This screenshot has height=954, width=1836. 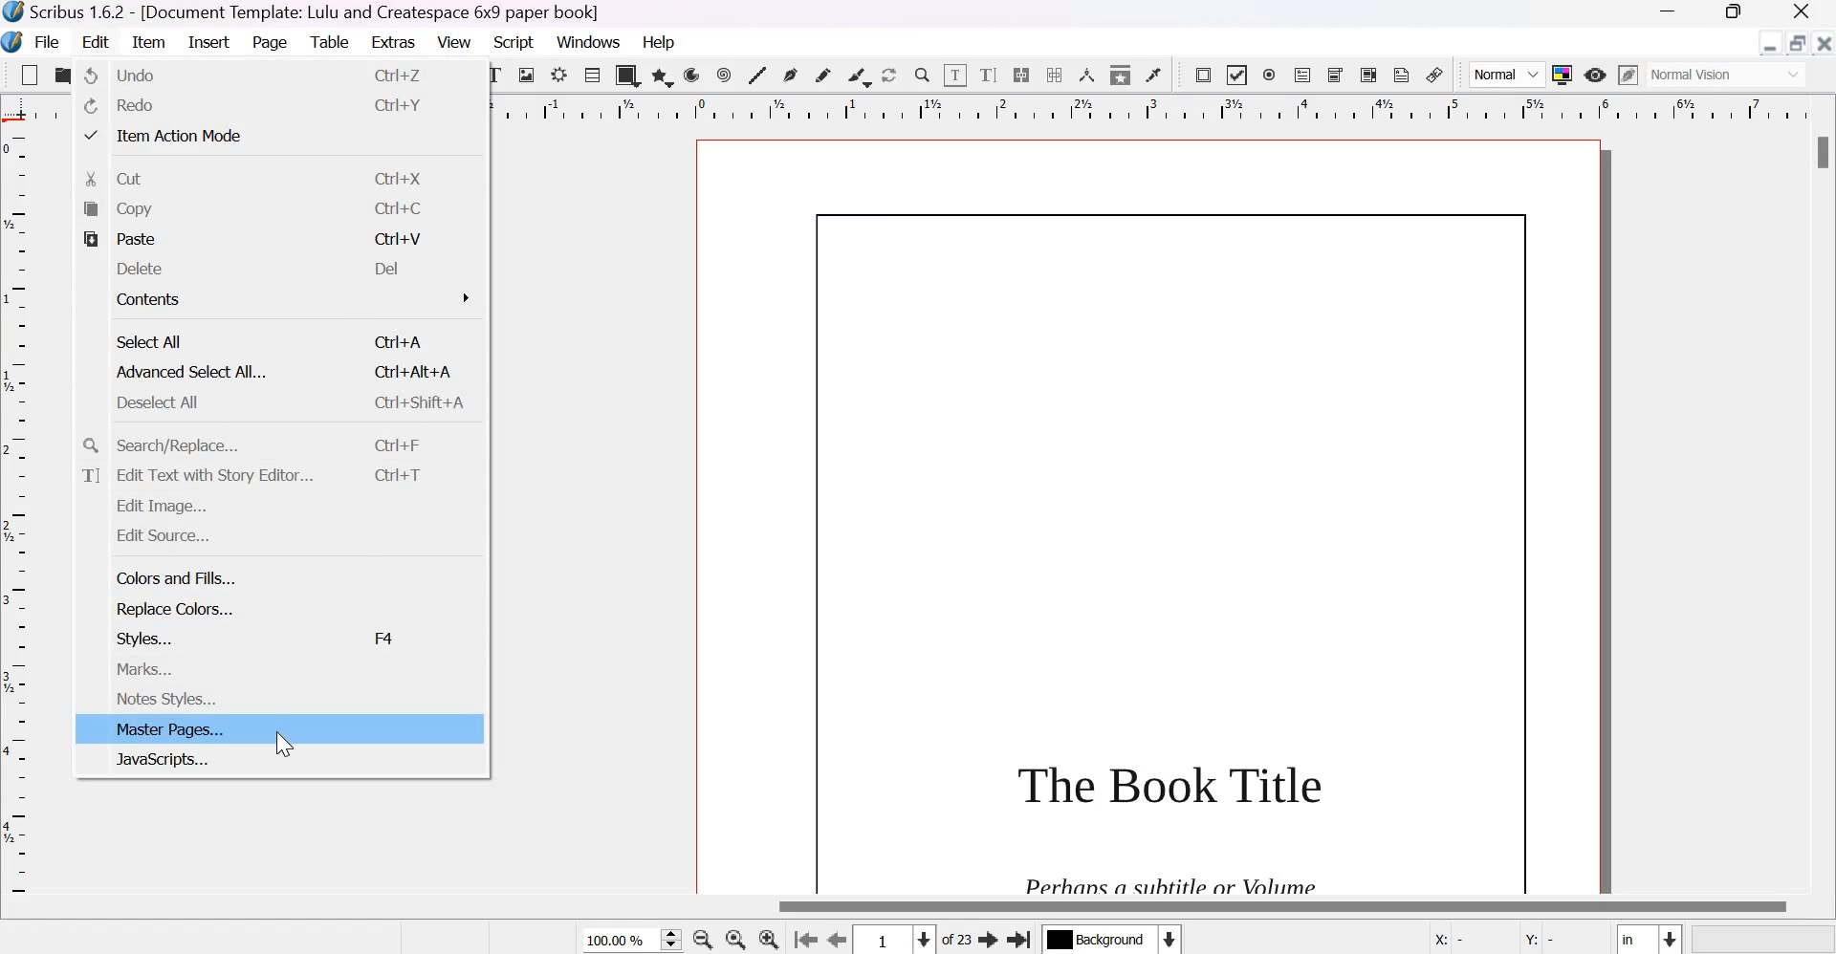 I want to click on delete, so click(x=272, y=269).